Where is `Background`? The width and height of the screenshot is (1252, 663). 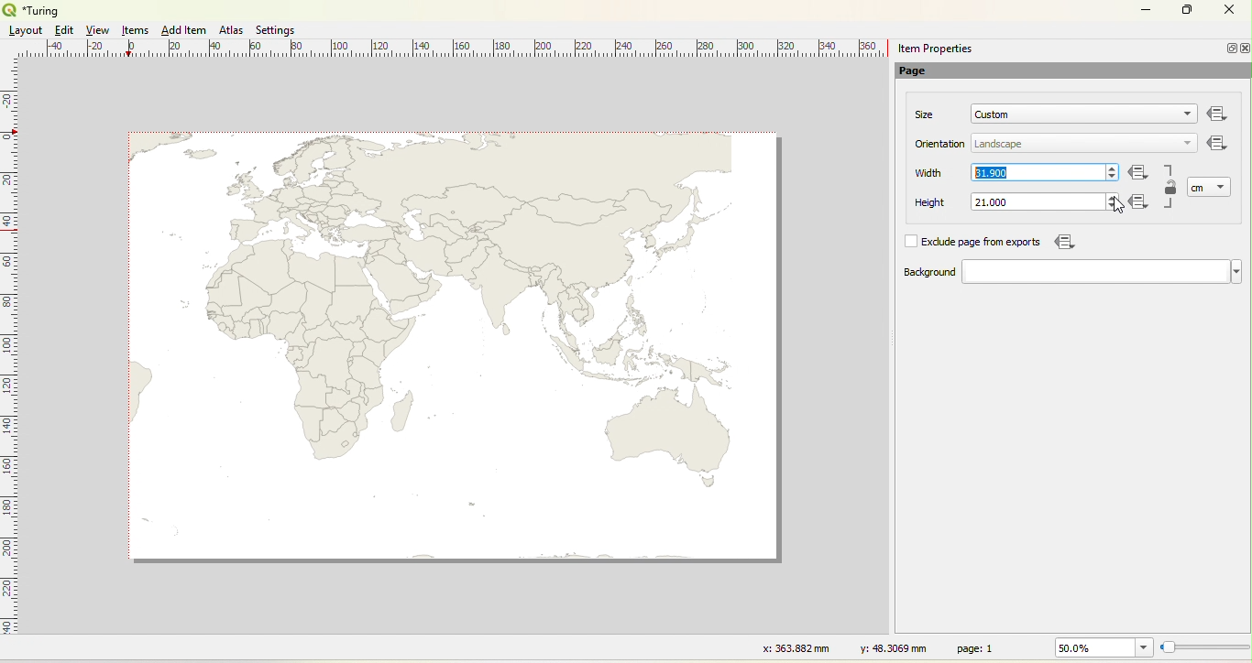
Background is located at coordinates (911, 273).